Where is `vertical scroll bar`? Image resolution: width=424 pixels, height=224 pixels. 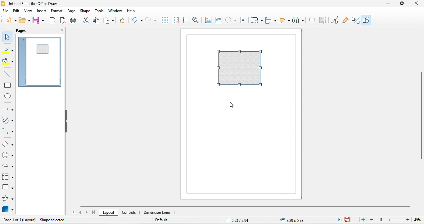 vertical scroll bar is located at coordinates (421, 116).